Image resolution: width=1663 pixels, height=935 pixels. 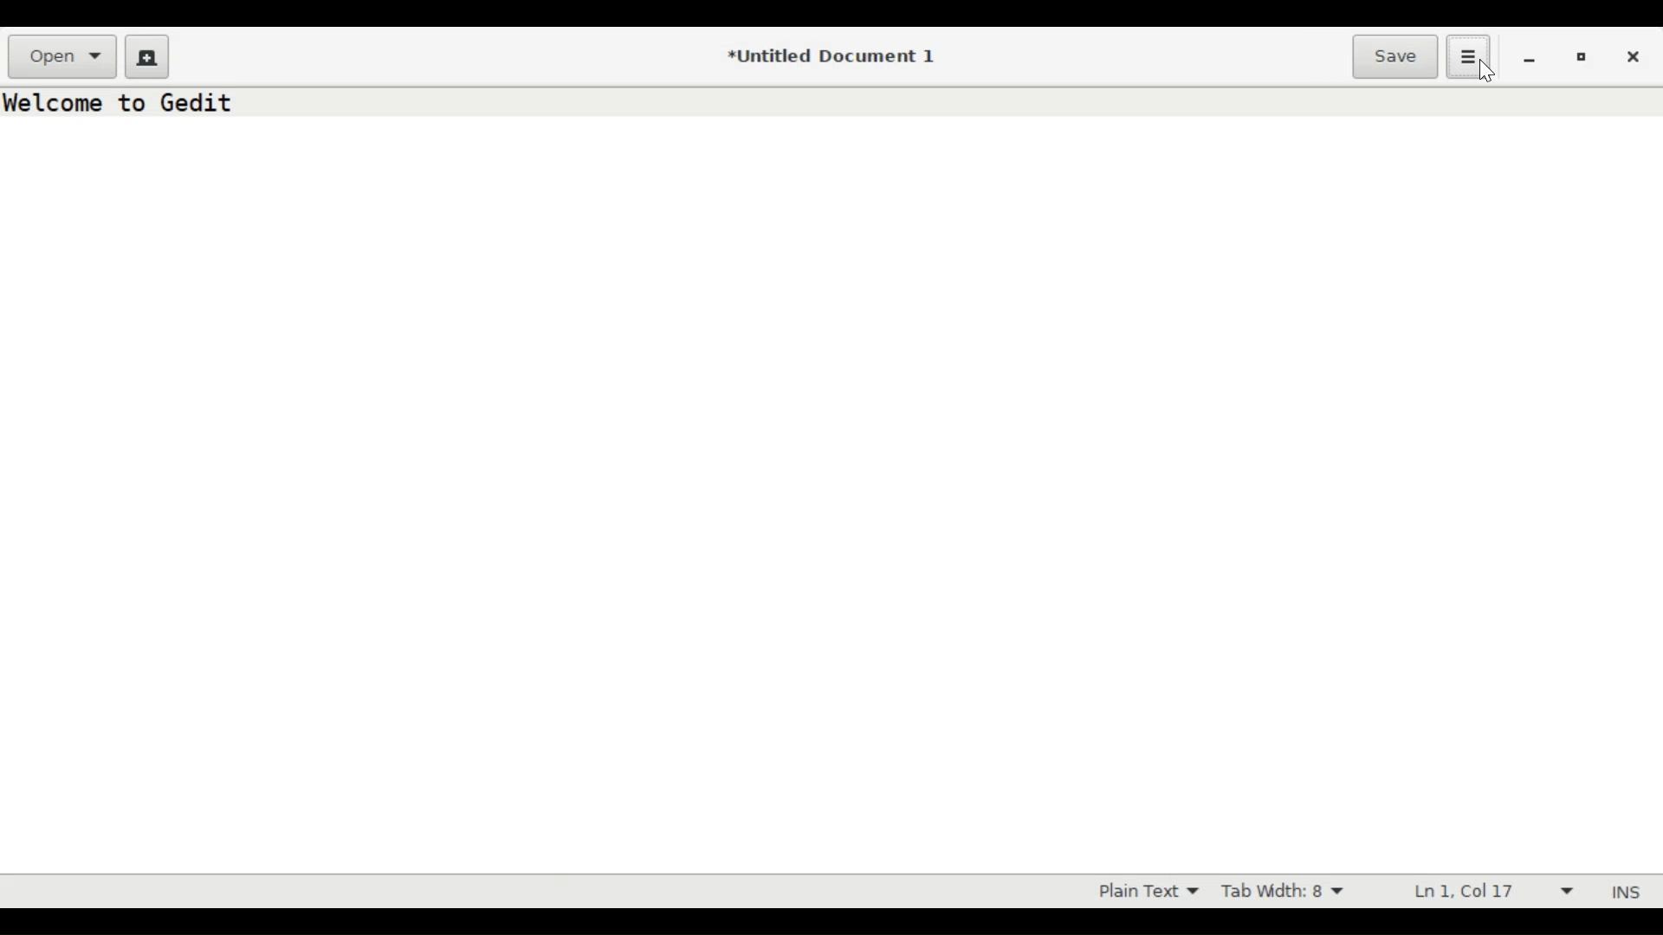 I want to click on Open, so click(x=61, y=57).